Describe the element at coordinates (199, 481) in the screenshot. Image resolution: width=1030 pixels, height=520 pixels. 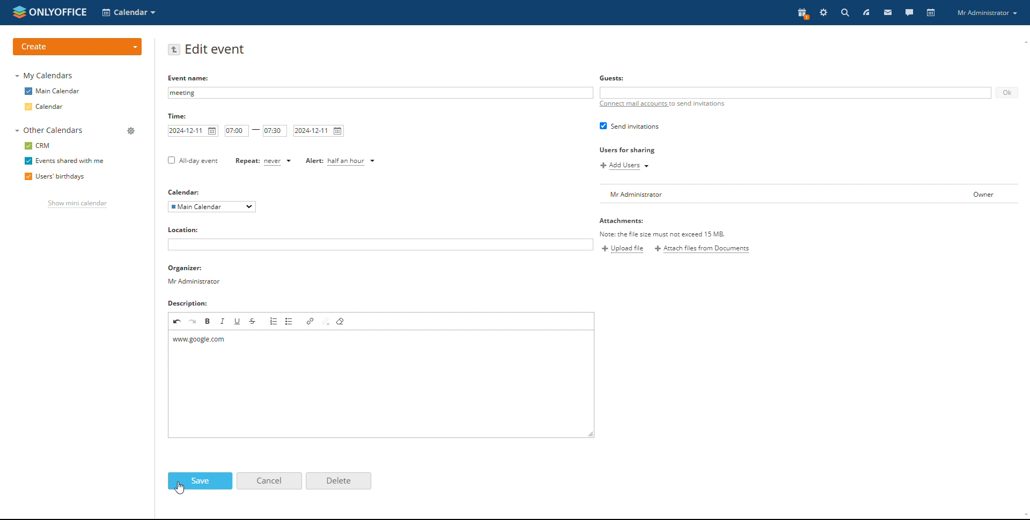
I see `save` at that location.